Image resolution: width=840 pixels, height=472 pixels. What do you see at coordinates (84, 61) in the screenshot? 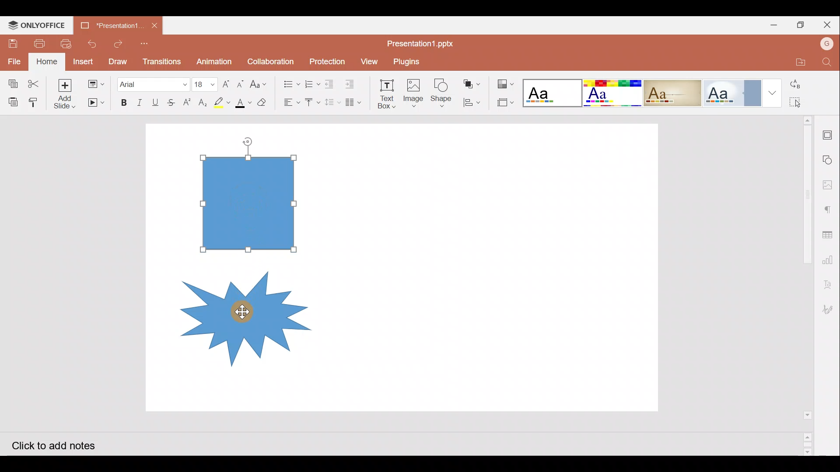
I see `Insert` at bounding box center [84, 61].